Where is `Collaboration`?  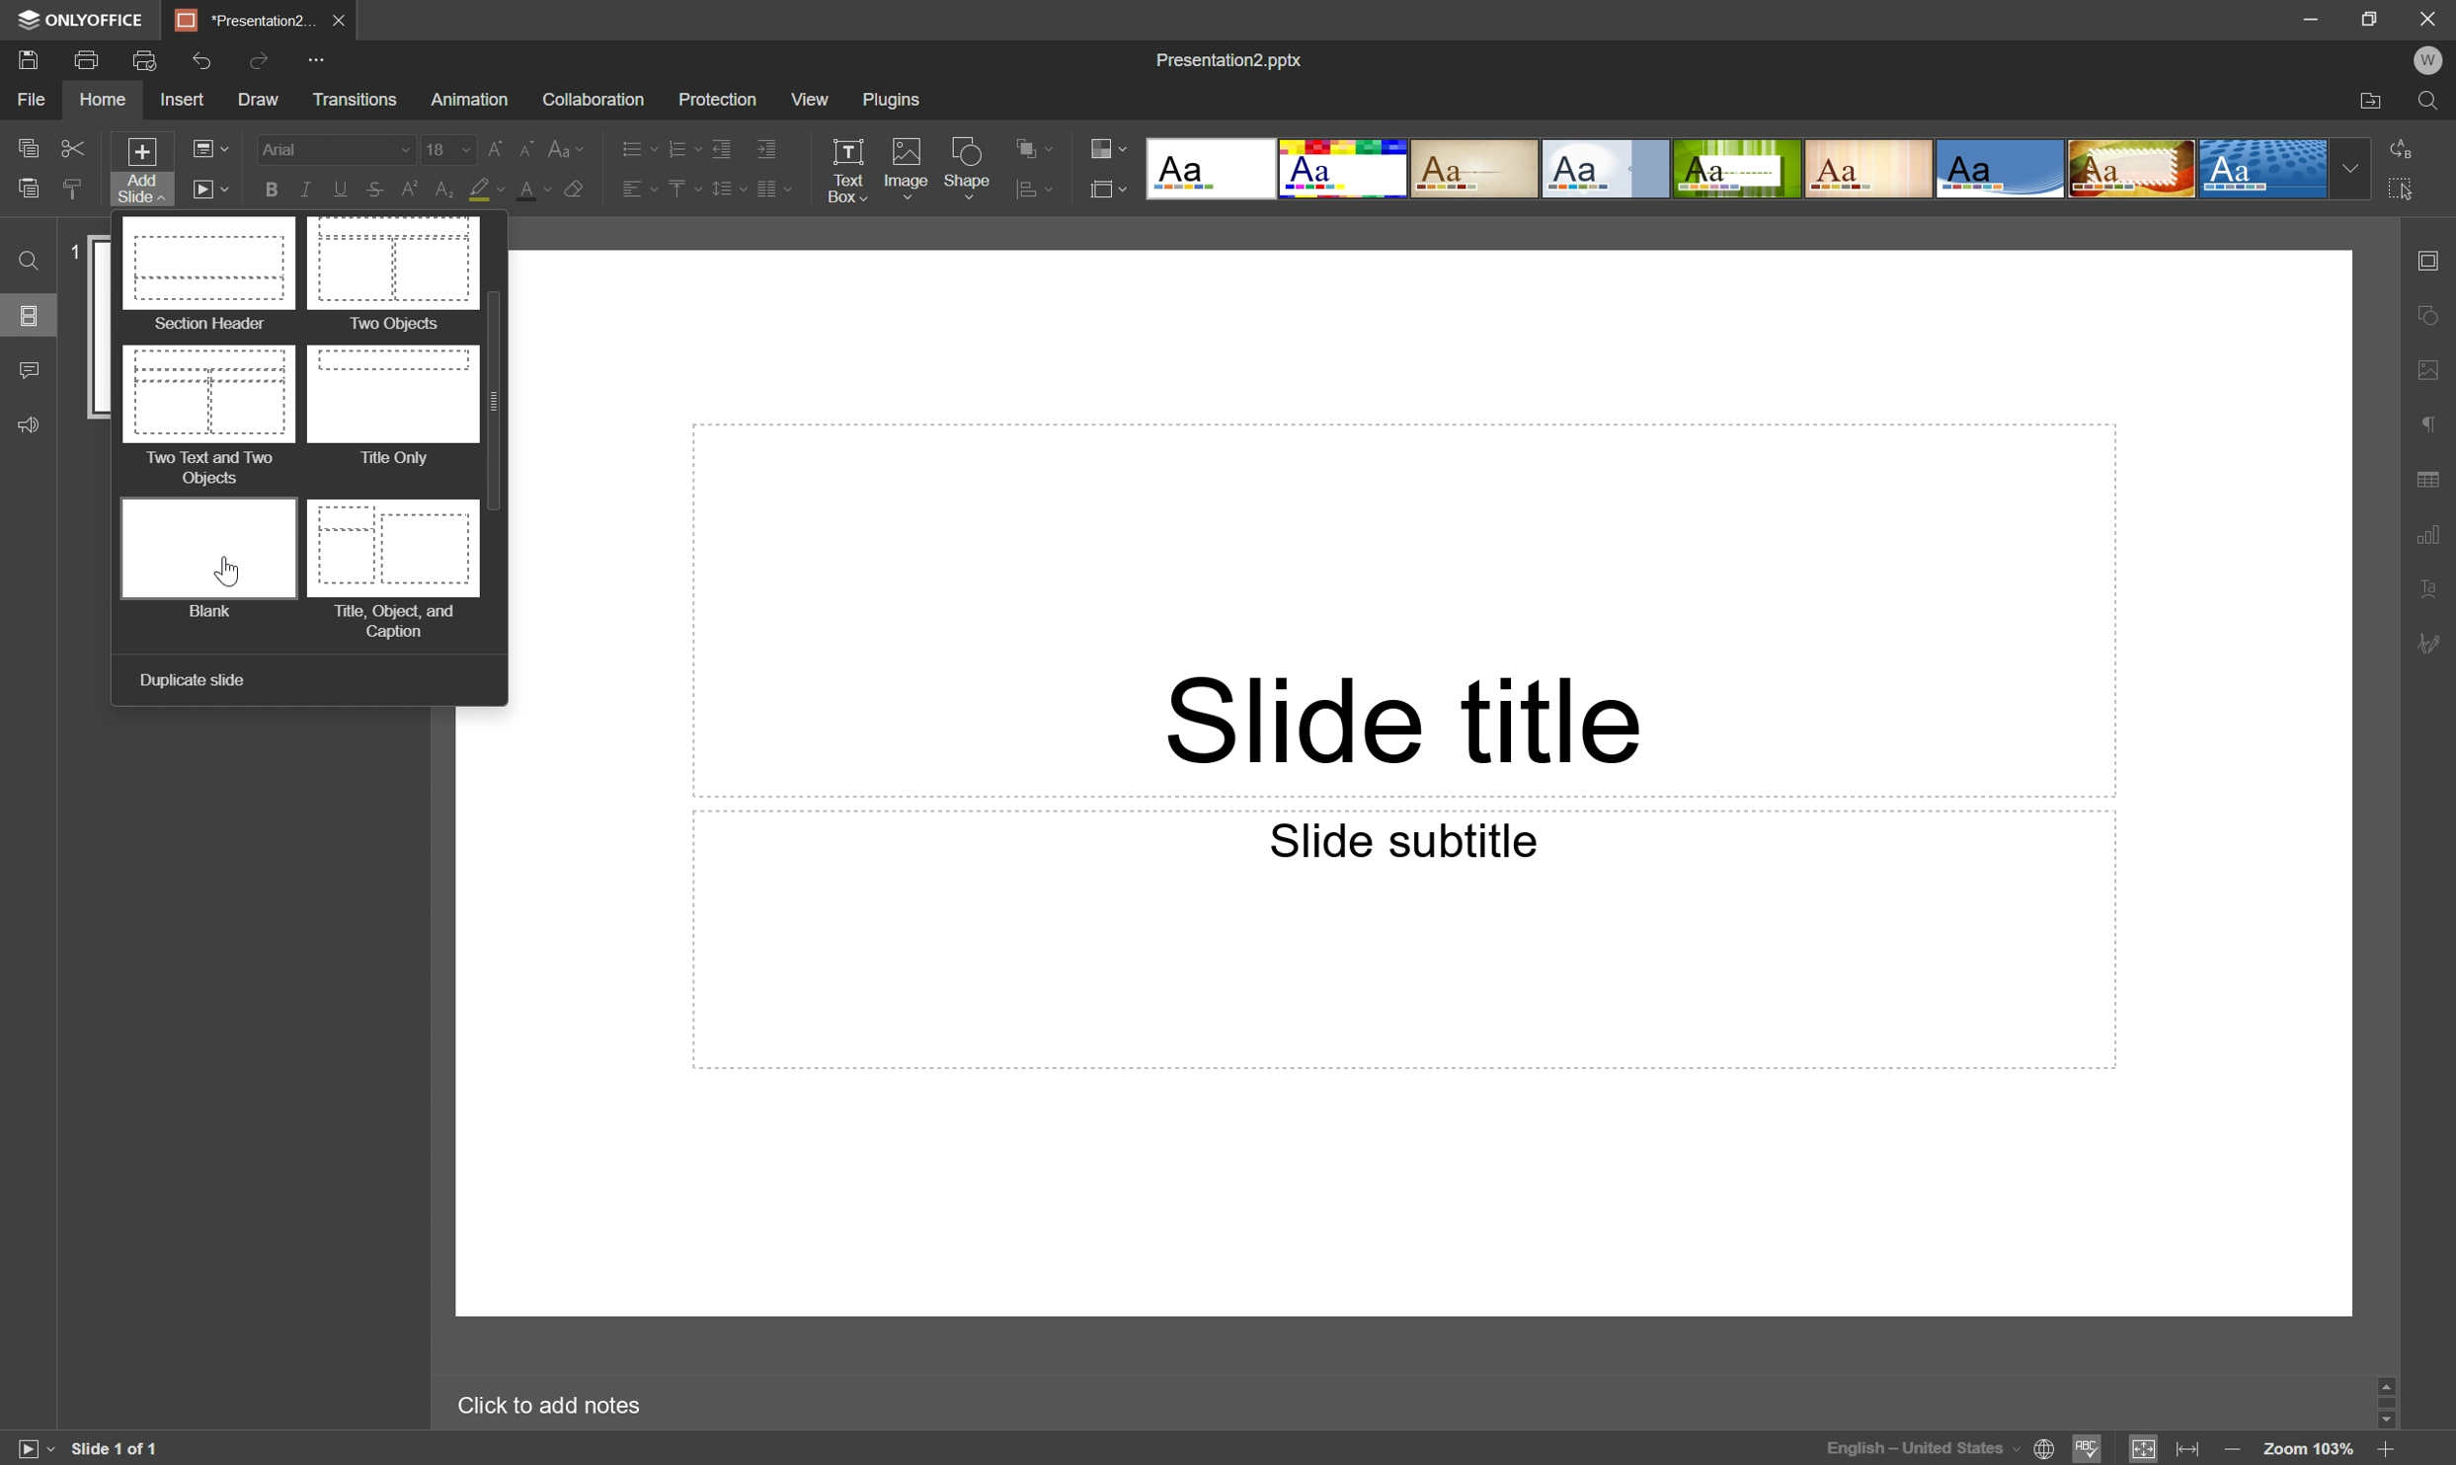
Collaboration is located at coordinates (594, 99).